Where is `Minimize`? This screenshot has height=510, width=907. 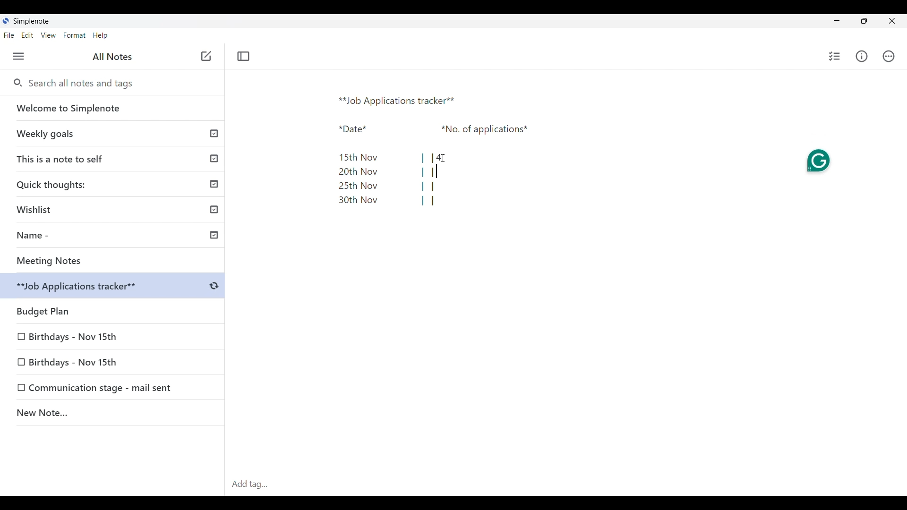
Minimize is located at coordinates (837, 20).